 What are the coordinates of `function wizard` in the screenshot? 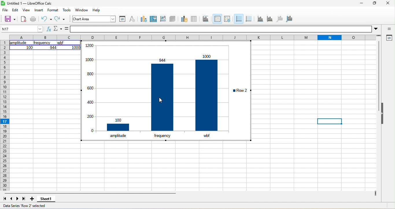 It's located at (47, 29).